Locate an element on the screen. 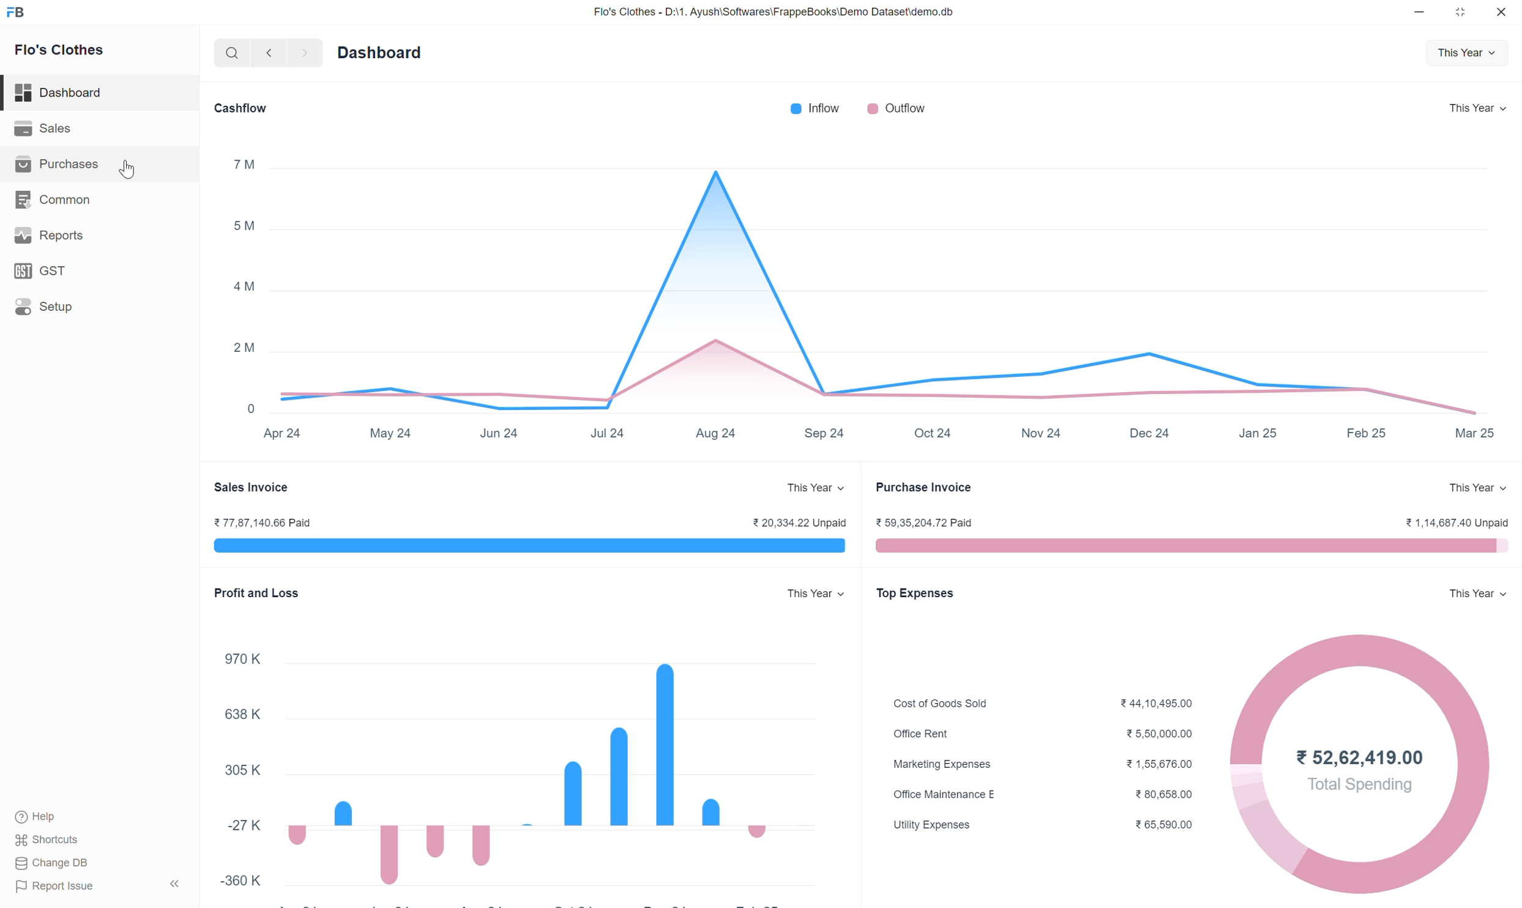 The width and height of the screenshot is (1522, 908). Feb 25 is located at coordinates (1367, 432).